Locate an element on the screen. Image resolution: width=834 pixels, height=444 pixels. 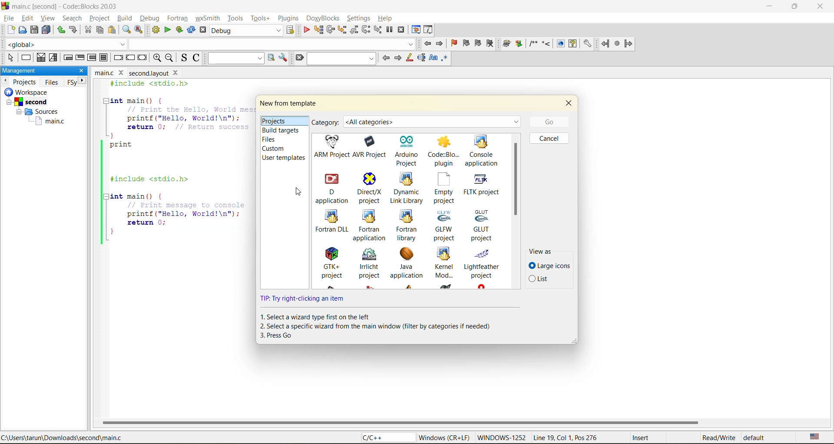
code editor is located at coordinates (172, 162).